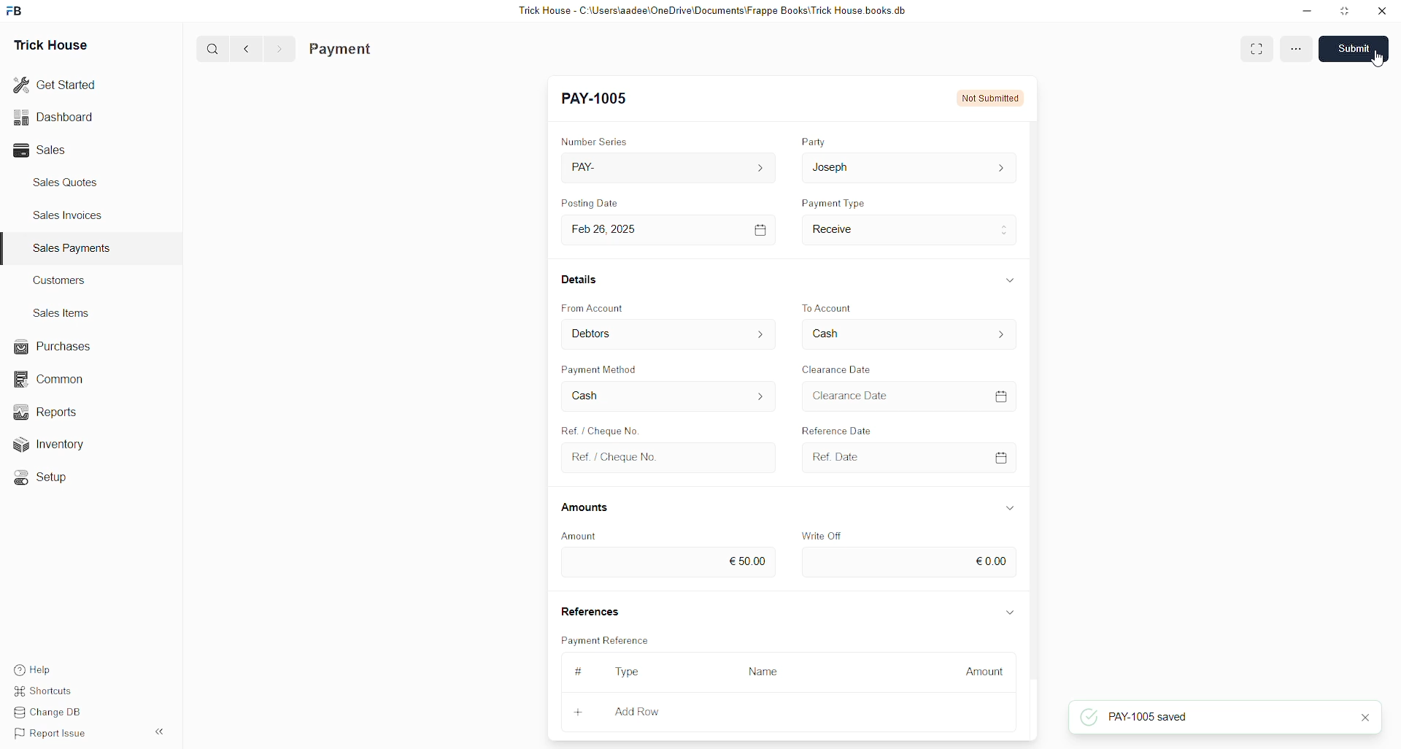 The width and height of the screenshot is (1401, 749). I want to click on Hide sidebar, so click(159, 731).